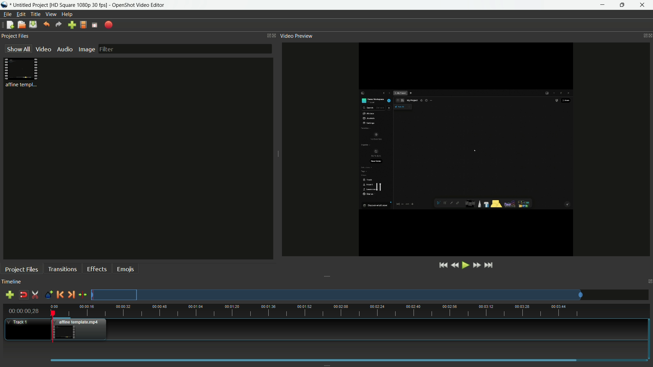  Describe the element at coordinates (30, 5) in the screenshot. I see `project name` at that location.